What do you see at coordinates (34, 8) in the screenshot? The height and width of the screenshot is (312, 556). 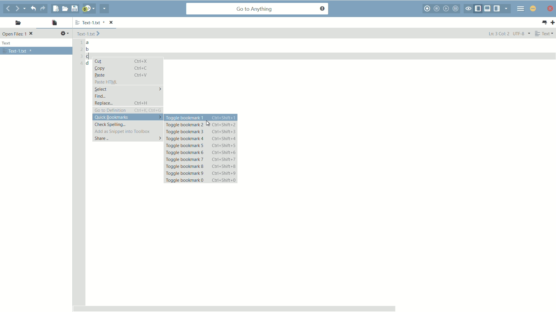 I see `undo` at bounding box center [34, 8].